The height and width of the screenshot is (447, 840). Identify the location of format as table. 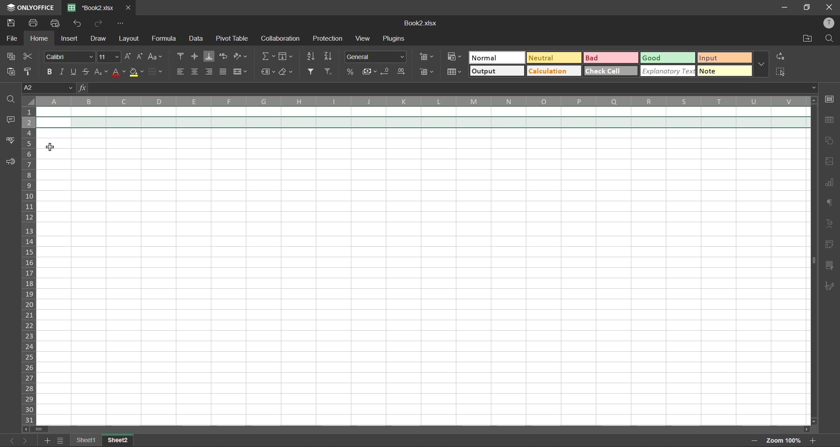
(456, 73).